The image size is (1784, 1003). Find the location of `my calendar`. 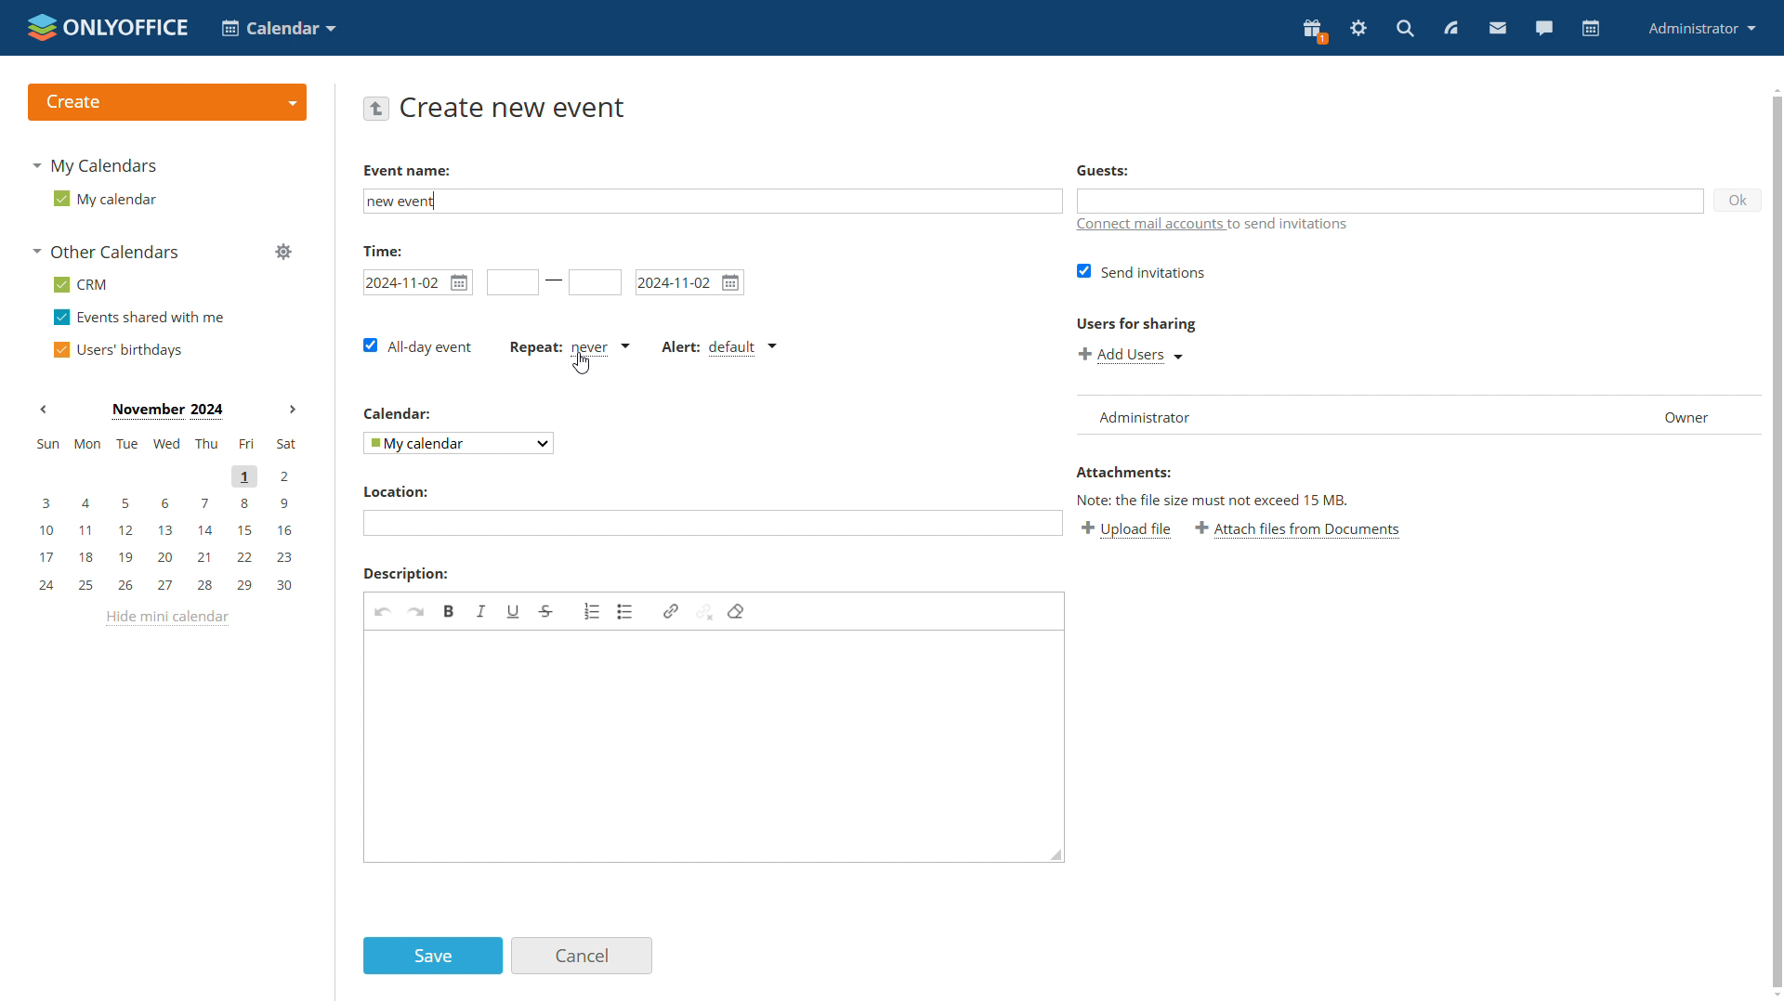

my calendar is located at coordinates (105, 198).